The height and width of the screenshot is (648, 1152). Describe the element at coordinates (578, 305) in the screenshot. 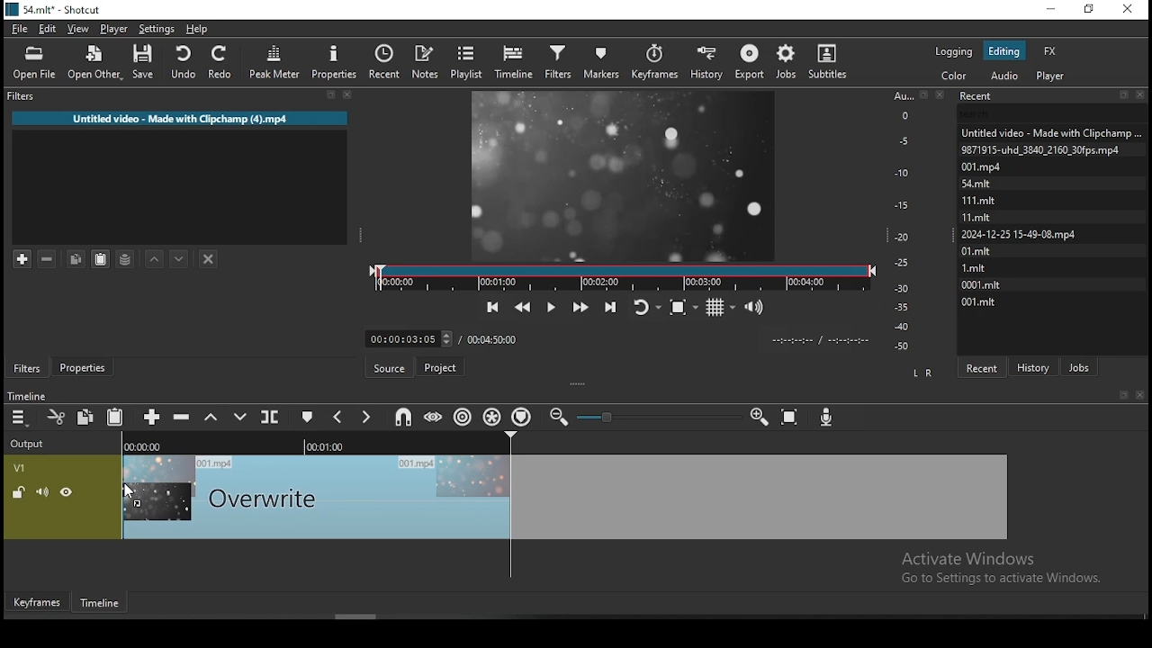

I see `play quickly forwards` at that location.